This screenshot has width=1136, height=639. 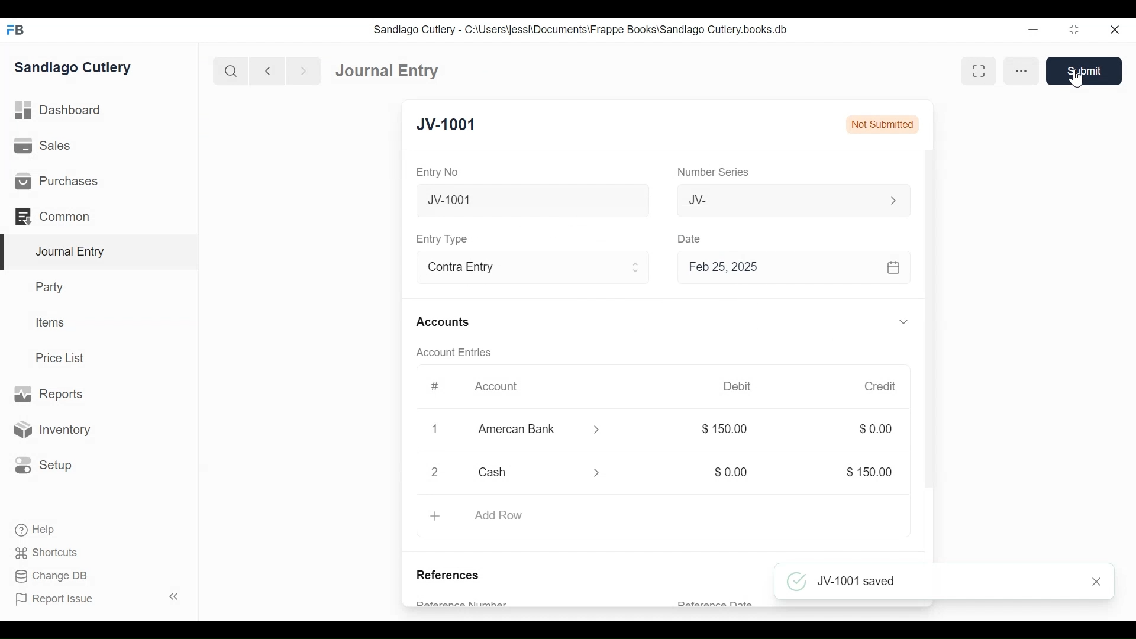 What do you see at coordinates (498, 516) in the screenshot?
I see `Add Row` at bounding box center [498, 516].